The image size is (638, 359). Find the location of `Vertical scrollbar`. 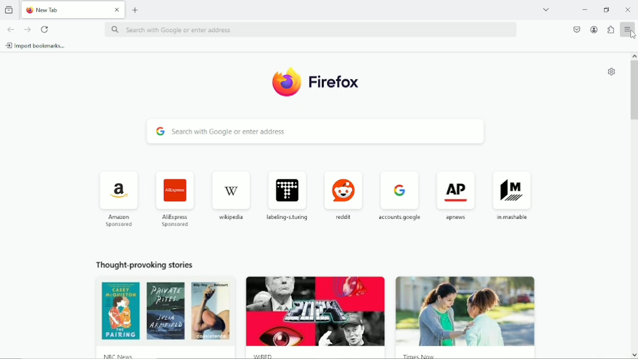

Vertical scrollbar is located at coordinates (633, 91).